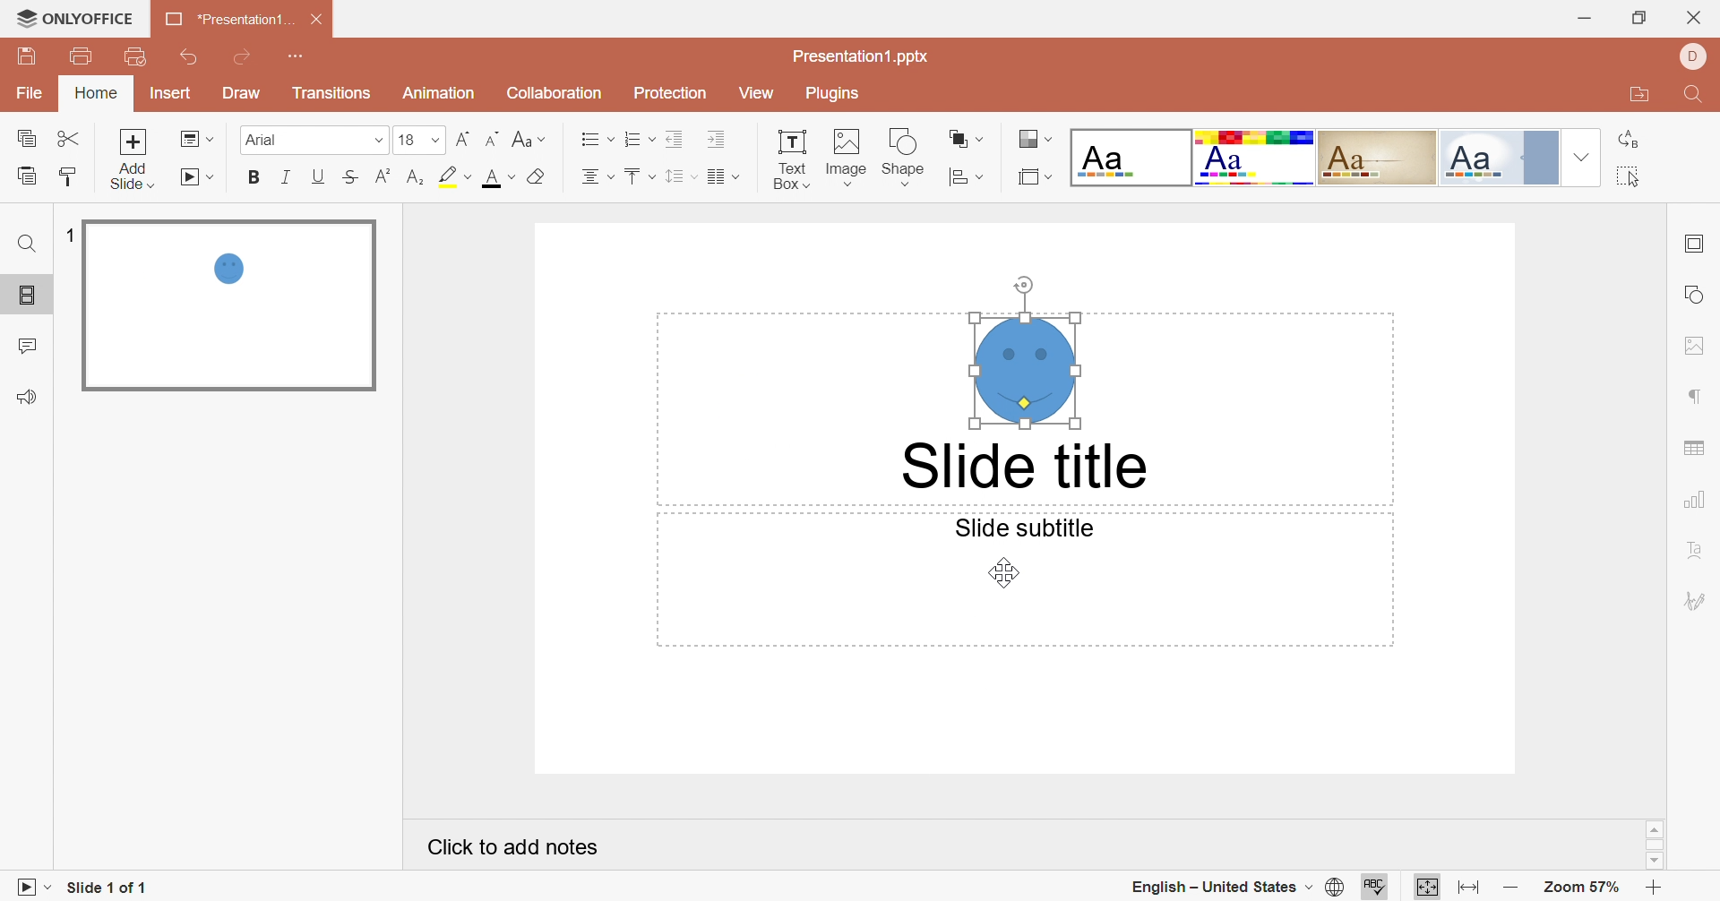 This screenshot has width=1720, height=901. What do you see at coordinates (453, 176) in the screenshot?
I see `Highlight color` at bounding box center [453, 176].